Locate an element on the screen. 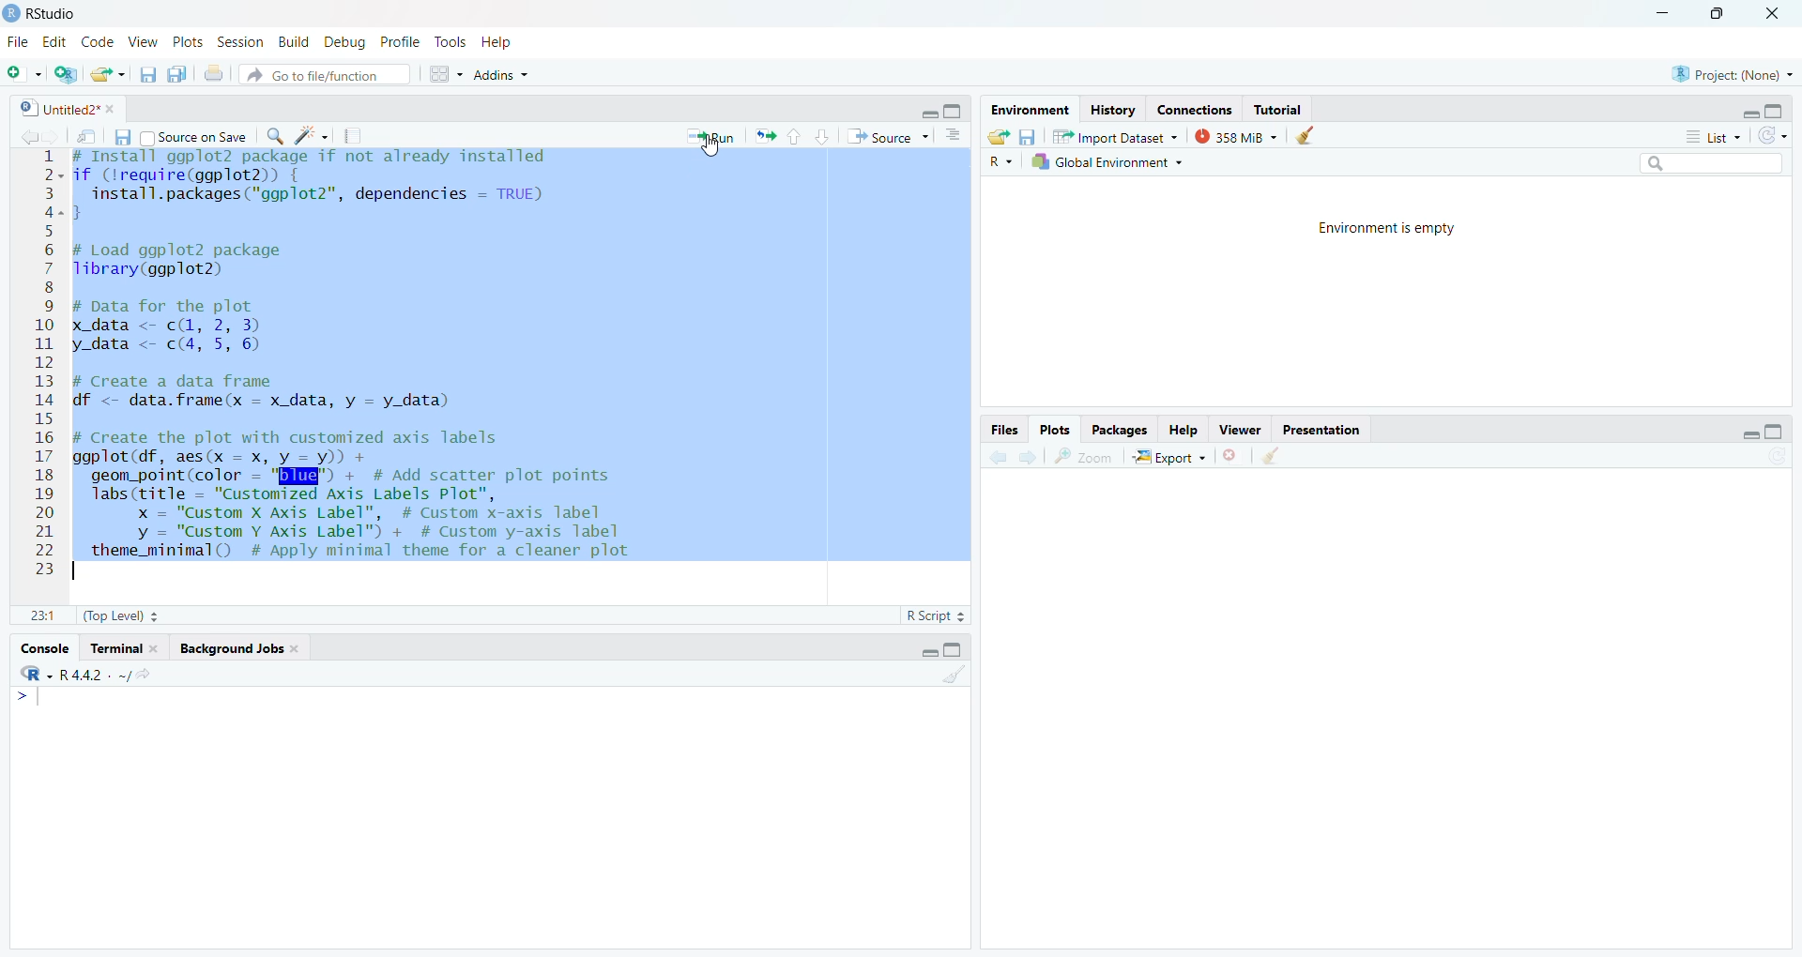 This screenshot has width=1802, height=957. Help is located at coordinates (504, 42).